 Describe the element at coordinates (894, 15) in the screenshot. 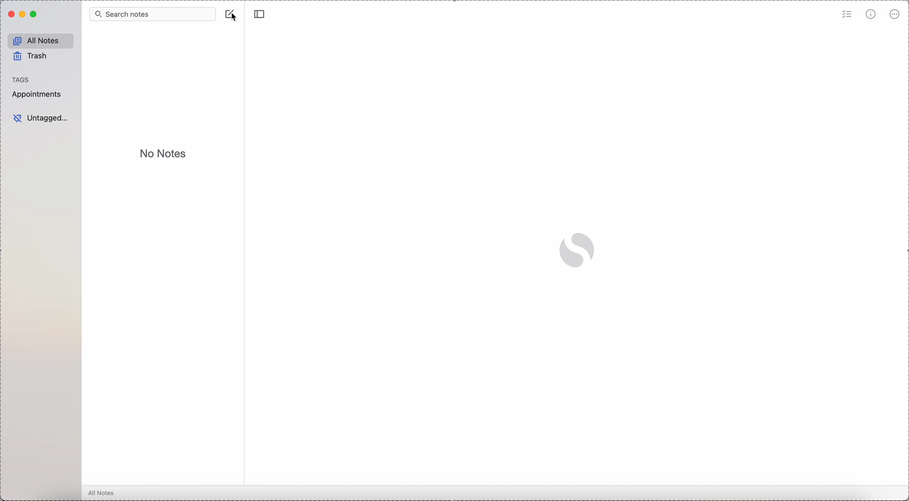

I see `more options` at that location.